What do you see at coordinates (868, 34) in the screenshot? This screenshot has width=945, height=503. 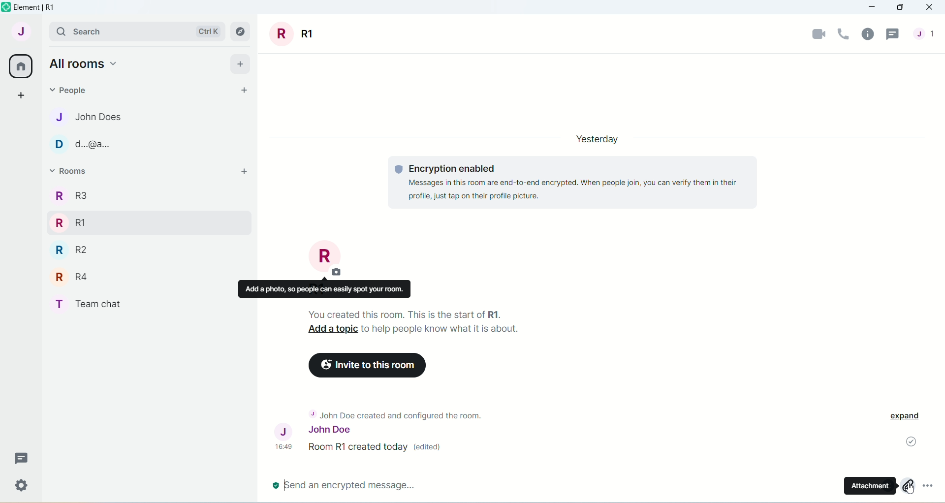 I see `room info` at bounding box center [868, 34].